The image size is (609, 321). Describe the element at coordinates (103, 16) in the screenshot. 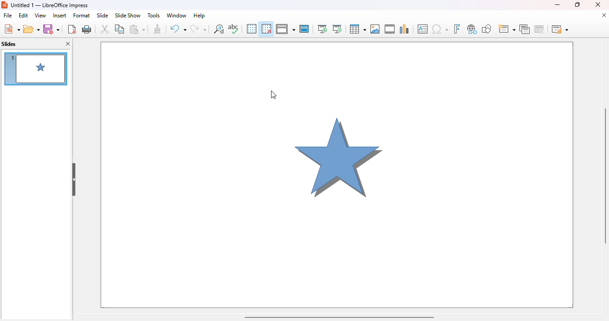

I see `slide` at that location.